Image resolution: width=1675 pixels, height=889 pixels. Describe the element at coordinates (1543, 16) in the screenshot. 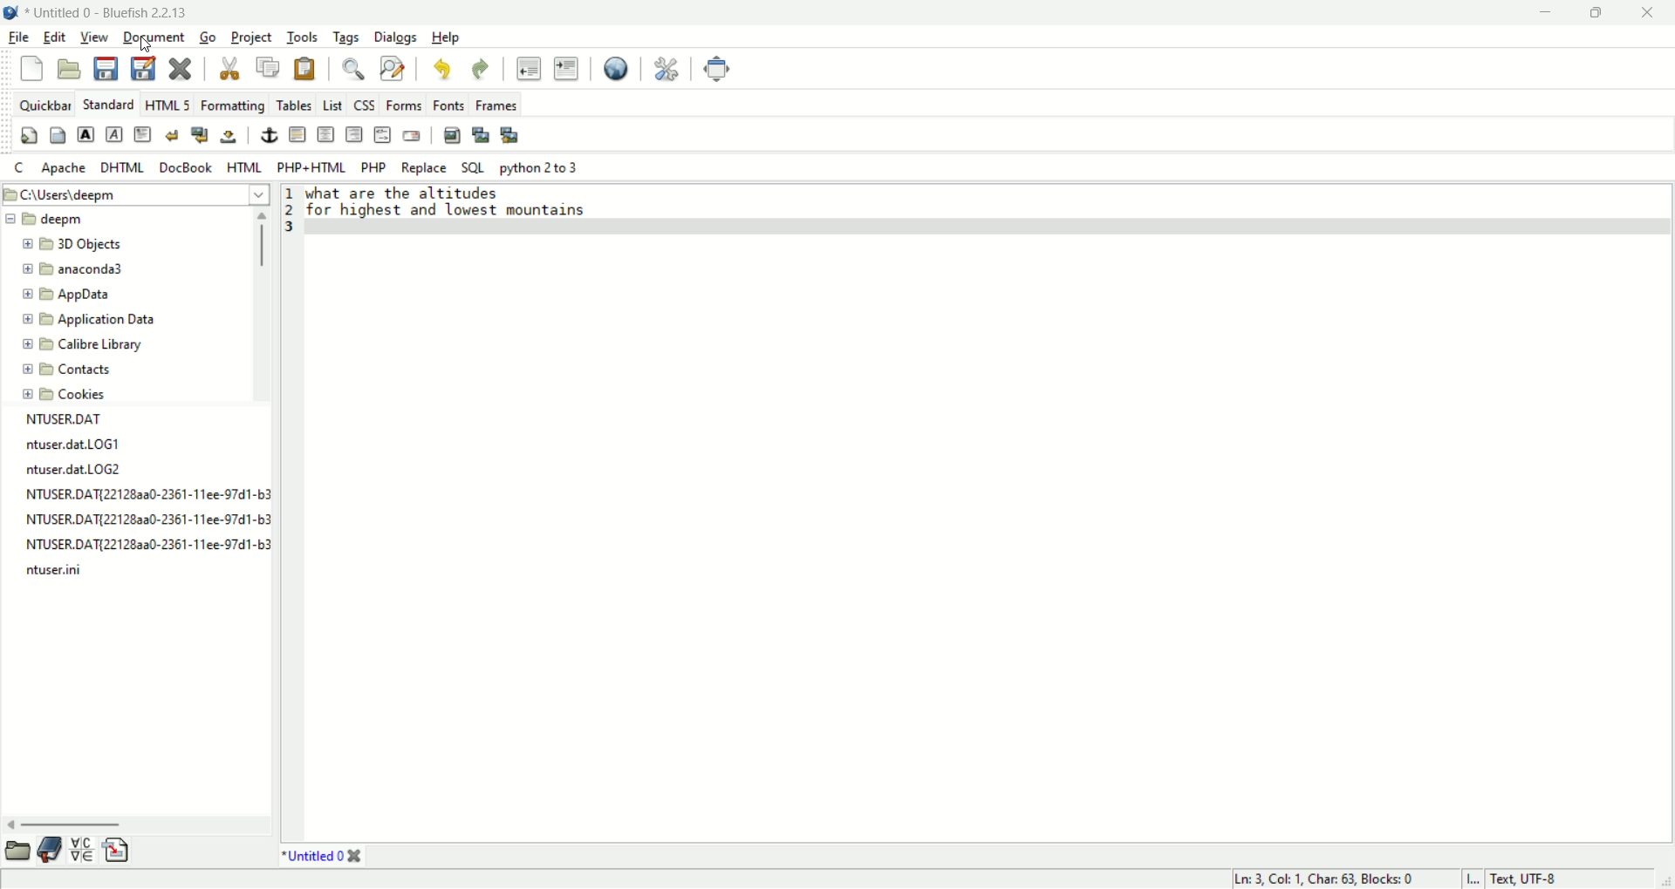

I see `minimize` at that location.